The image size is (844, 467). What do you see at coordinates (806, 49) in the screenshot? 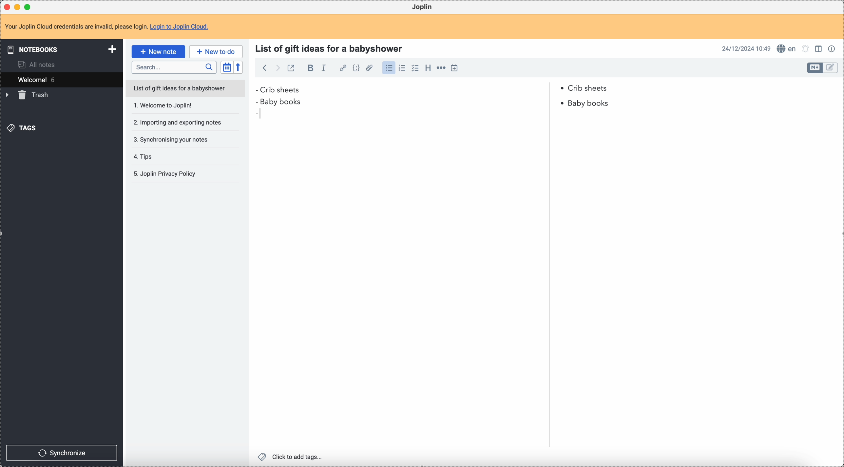
I see `set alarm` at bounding box center [806, 49].